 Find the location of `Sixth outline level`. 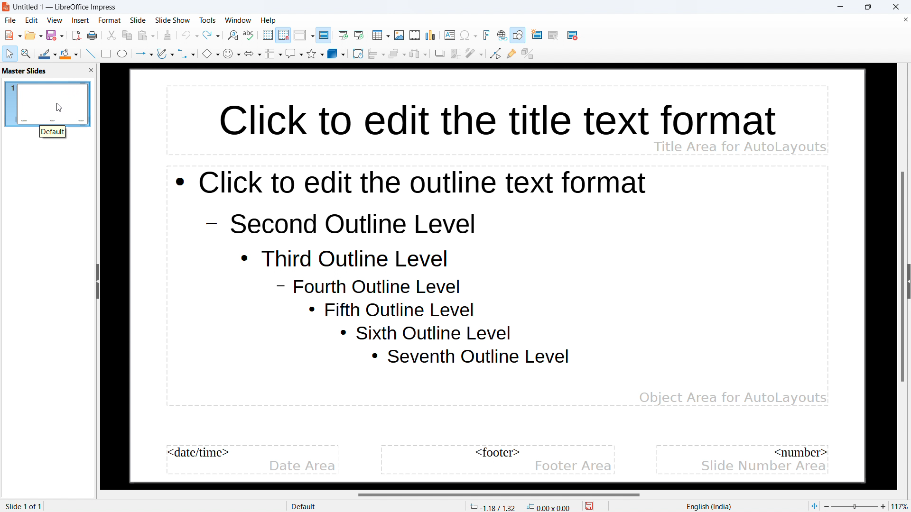

Sixth outline level is located at coordinates (426, 333).